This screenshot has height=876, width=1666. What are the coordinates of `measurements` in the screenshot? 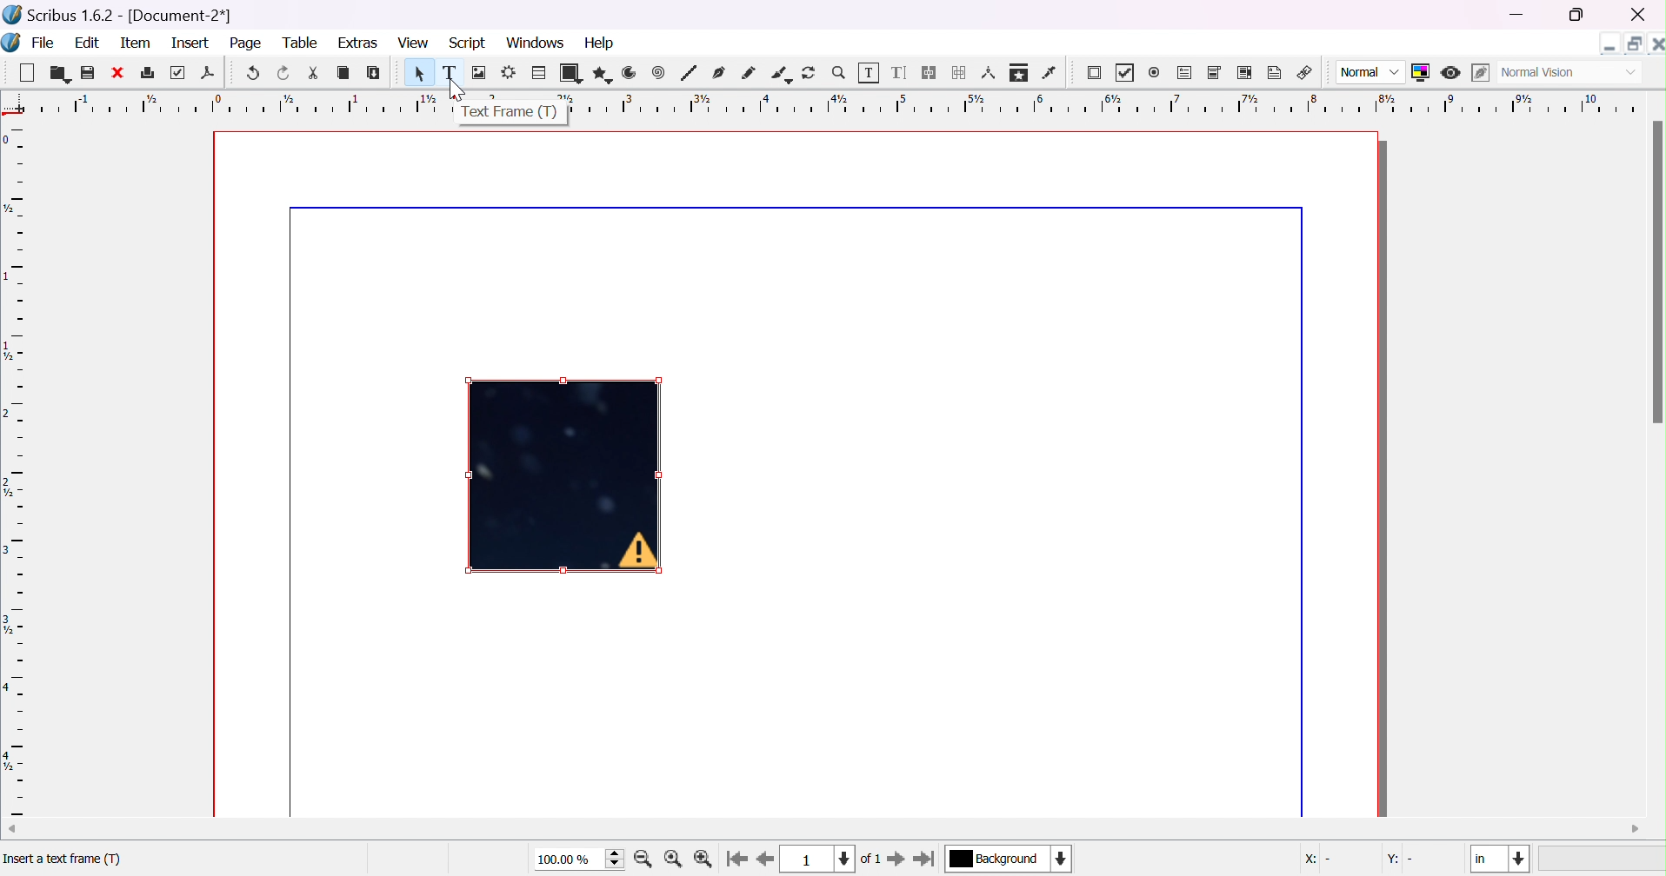 It's located at (989, 73).